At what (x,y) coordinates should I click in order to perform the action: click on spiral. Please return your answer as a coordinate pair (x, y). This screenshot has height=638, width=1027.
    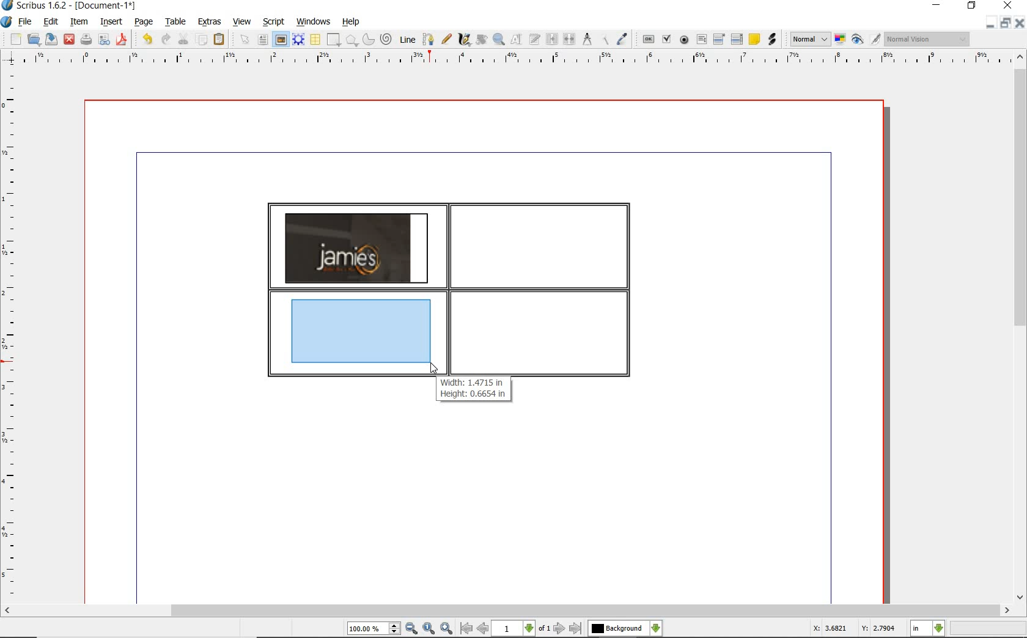
    Looking at the image, I should click on (387, 40).